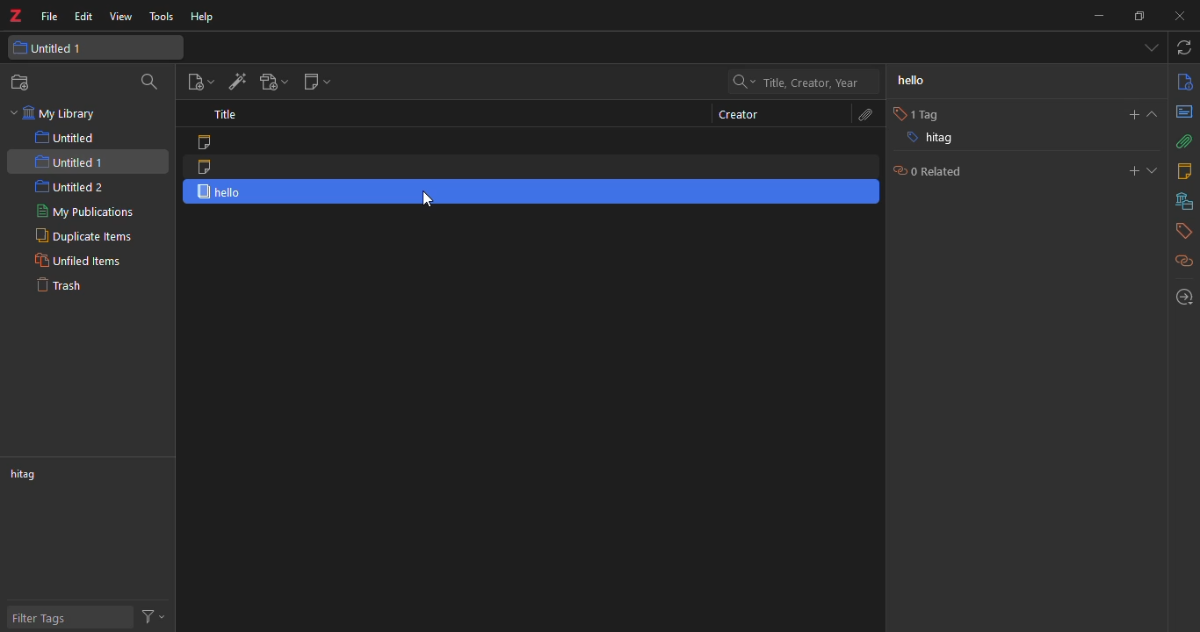 The height and width of the screenshot is (632, 1200). What do you see at coordinates (858, 117) in the screenshot?
I see `attach` at bounding box center [858, 117].